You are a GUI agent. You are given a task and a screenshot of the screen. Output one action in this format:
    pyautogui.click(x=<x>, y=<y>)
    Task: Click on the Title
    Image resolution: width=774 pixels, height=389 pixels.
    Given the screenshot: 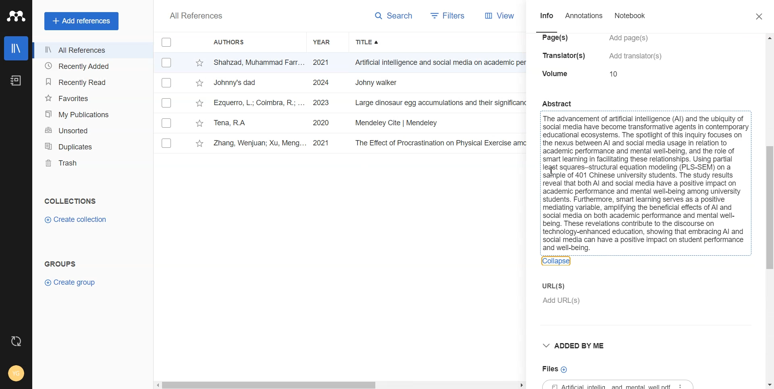 What is the action you would take?
    pyautogui.click(x=372, y=43)
    